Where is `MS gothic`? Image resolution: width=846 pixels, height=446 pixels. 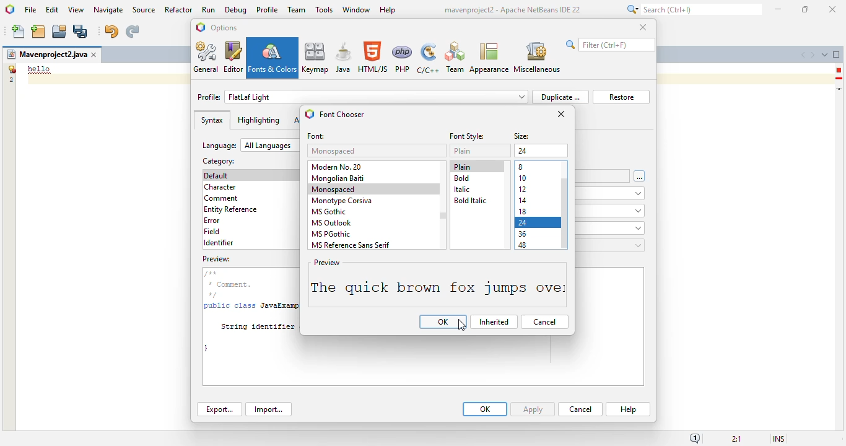 MS gothic is located at coordinates (328, 211).